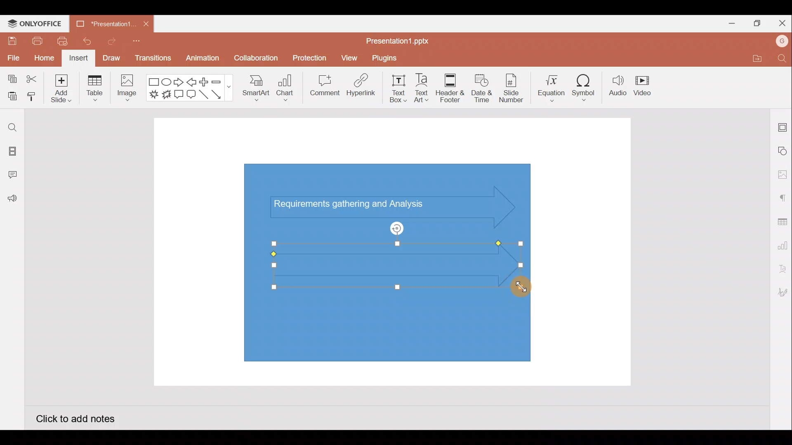  Describe the element at coordinates (322, 87) in the screenshot. I see `Comment` at that location.